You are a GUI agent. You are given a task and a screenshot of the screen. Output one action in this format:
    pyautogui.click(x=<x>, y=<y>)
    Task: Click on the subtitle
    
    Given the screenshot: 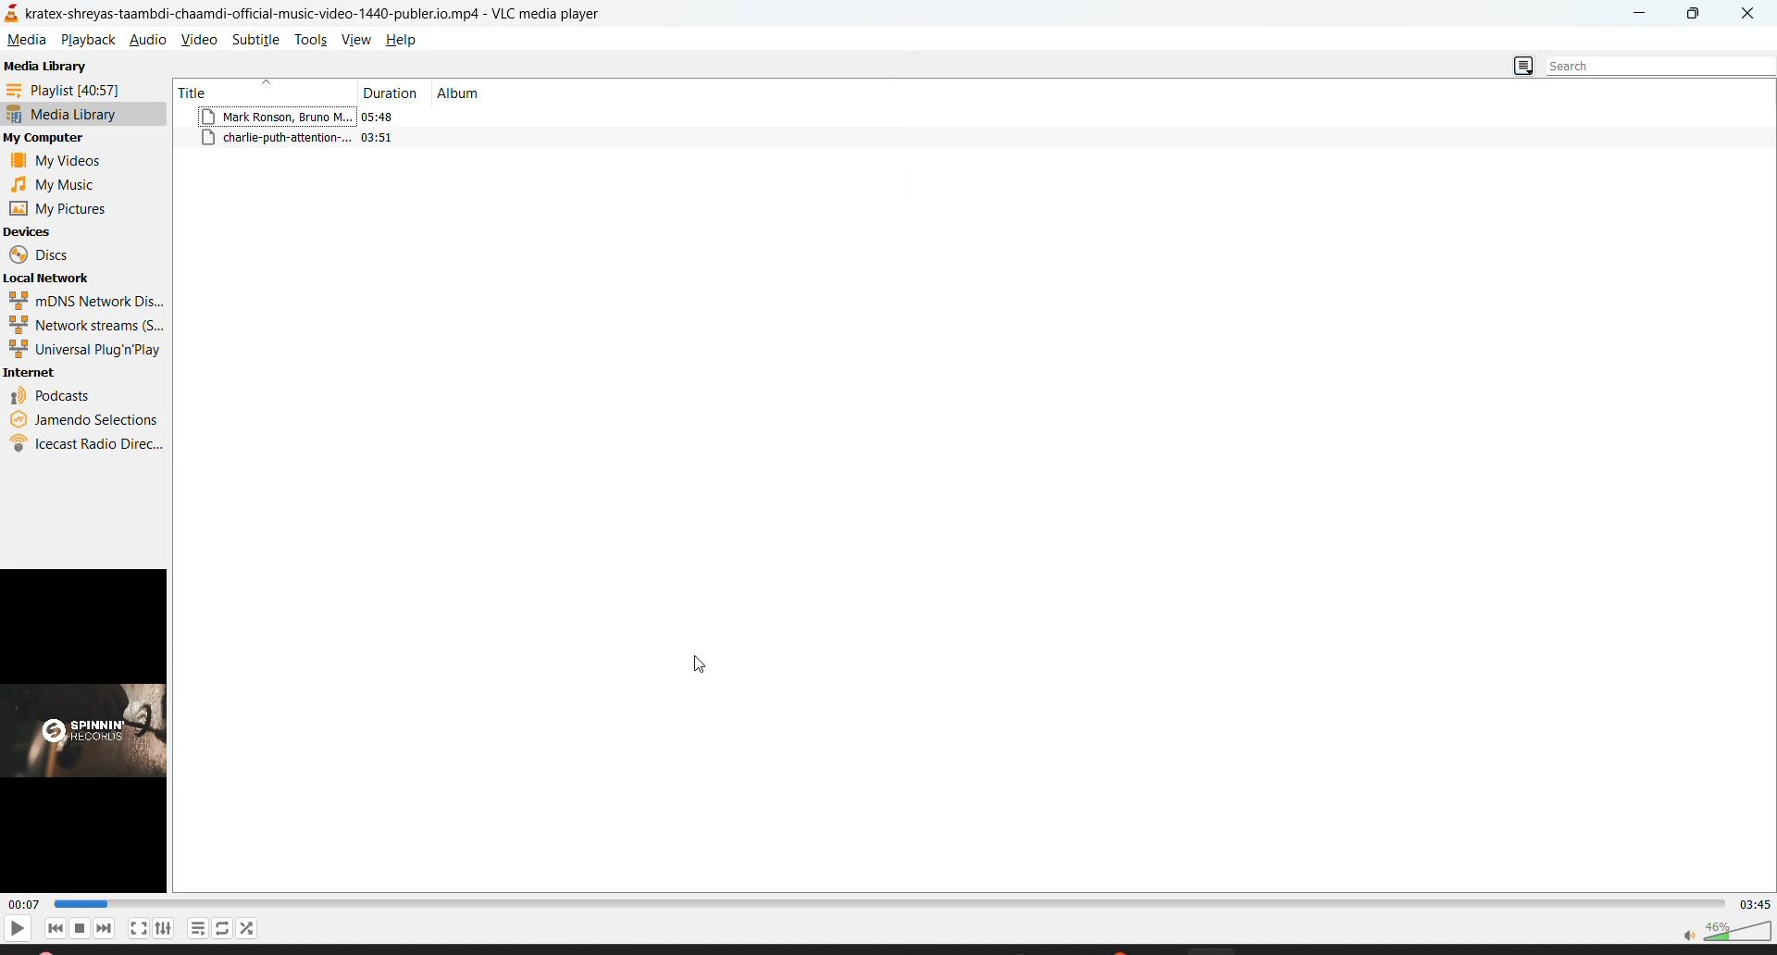 What is the action you would take?
    pyautogui.click(x=259, y=38)
    